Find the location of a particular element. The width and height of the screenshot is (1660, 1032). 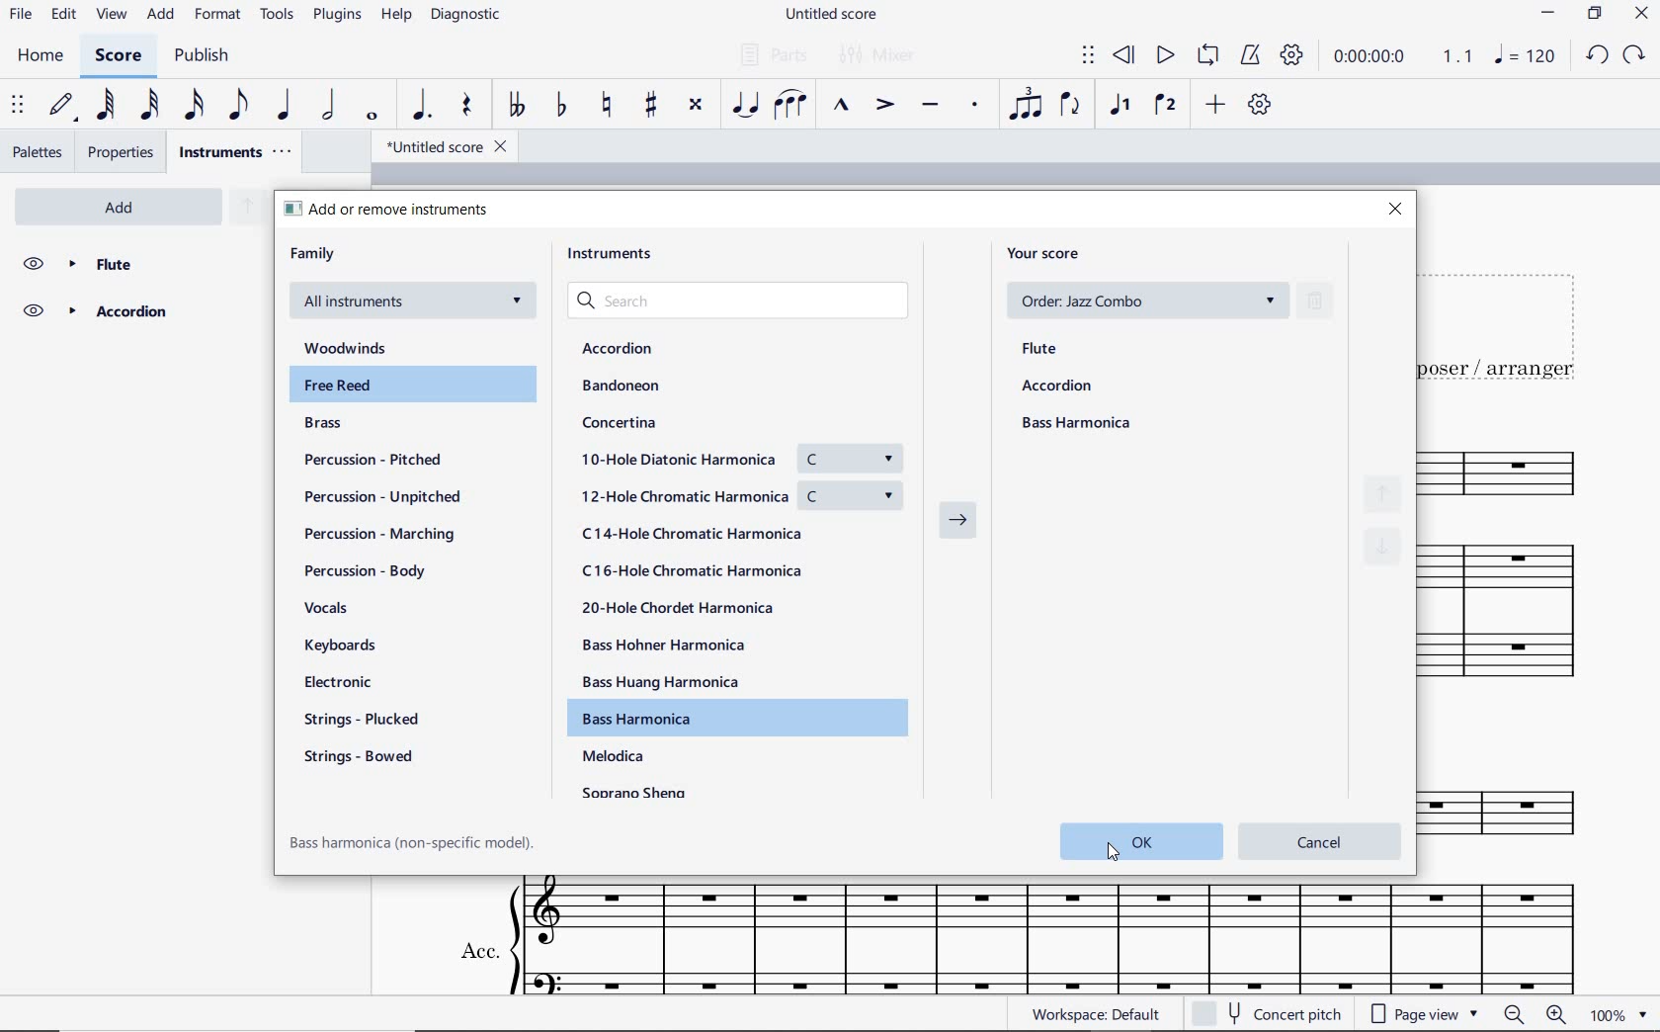

your score is located at coordinates (1047, 254).